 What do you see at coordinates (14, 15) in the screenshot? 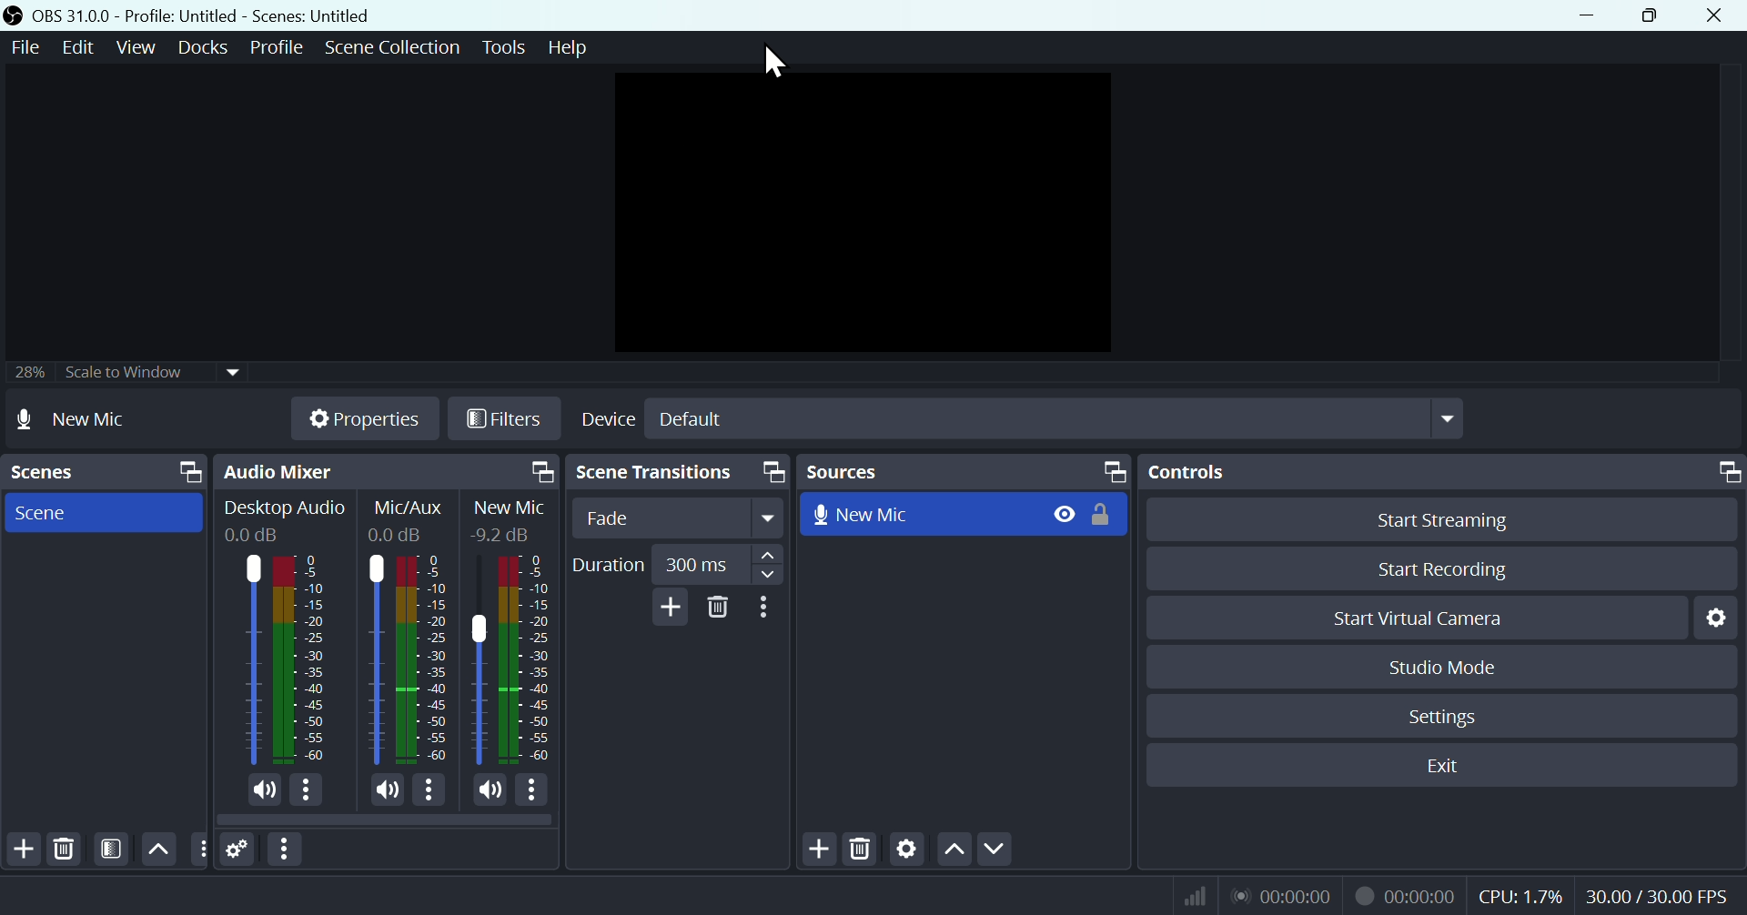
I see `OBS Studio Desktop Icon` at bounding box center [14, 15].